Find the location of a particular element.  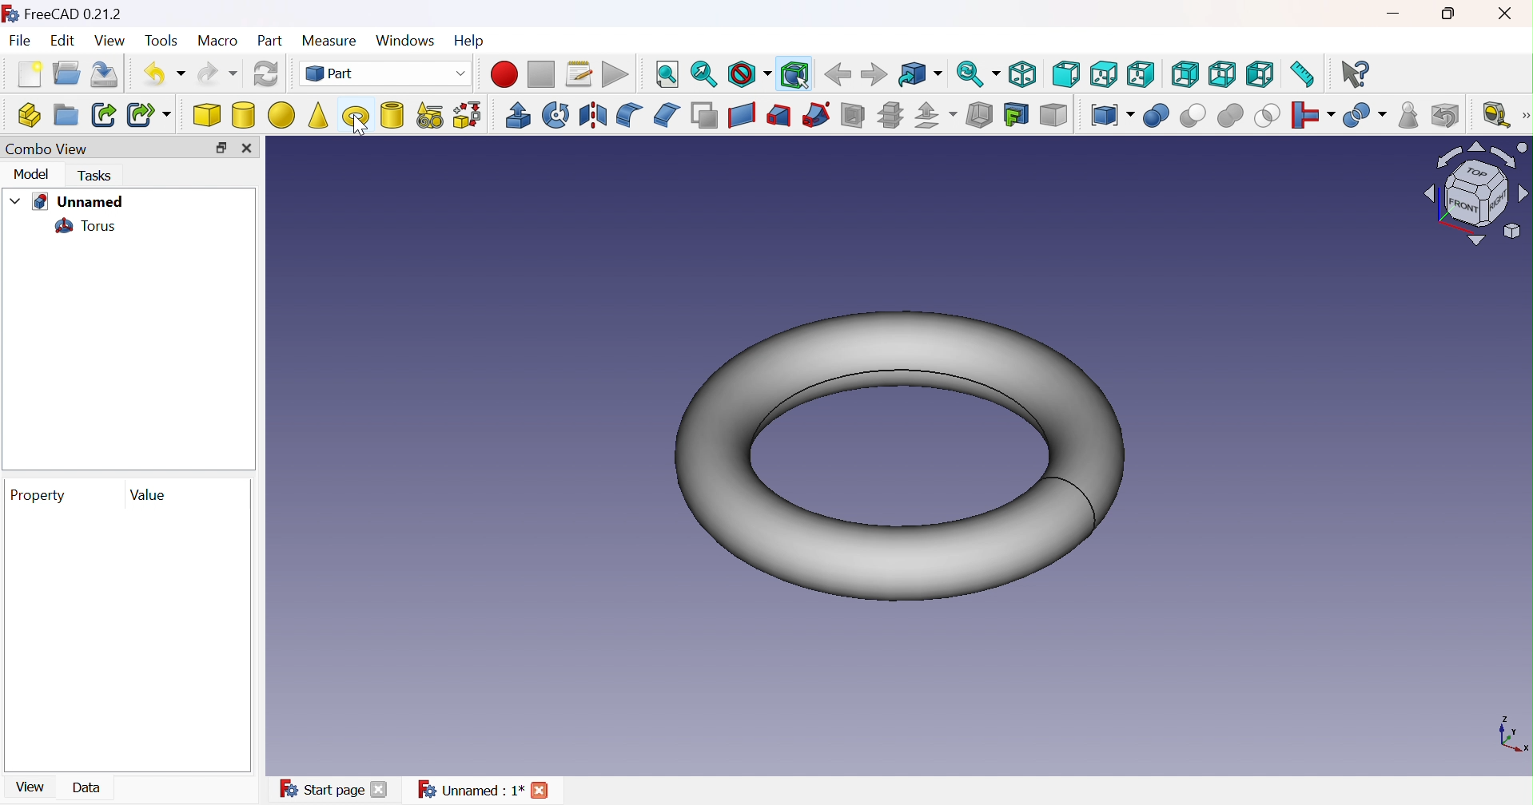

Measure liner is located at coordinates (1497, 117).